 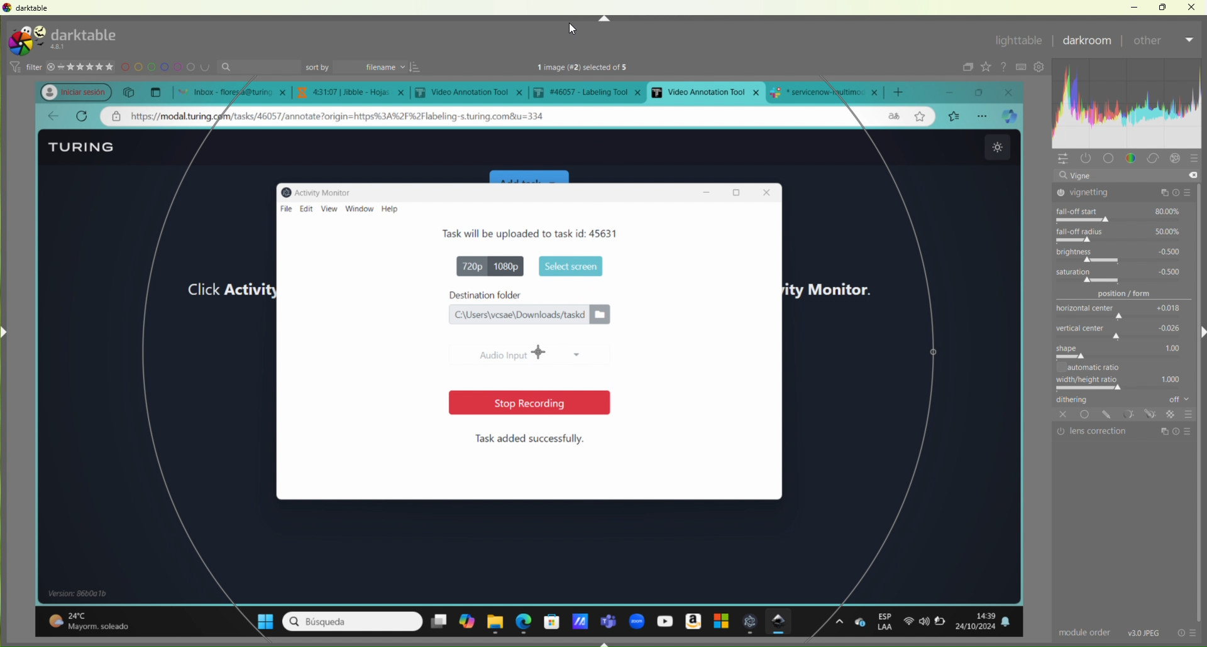 I want to click on theme change, so click(x=995, y=148).